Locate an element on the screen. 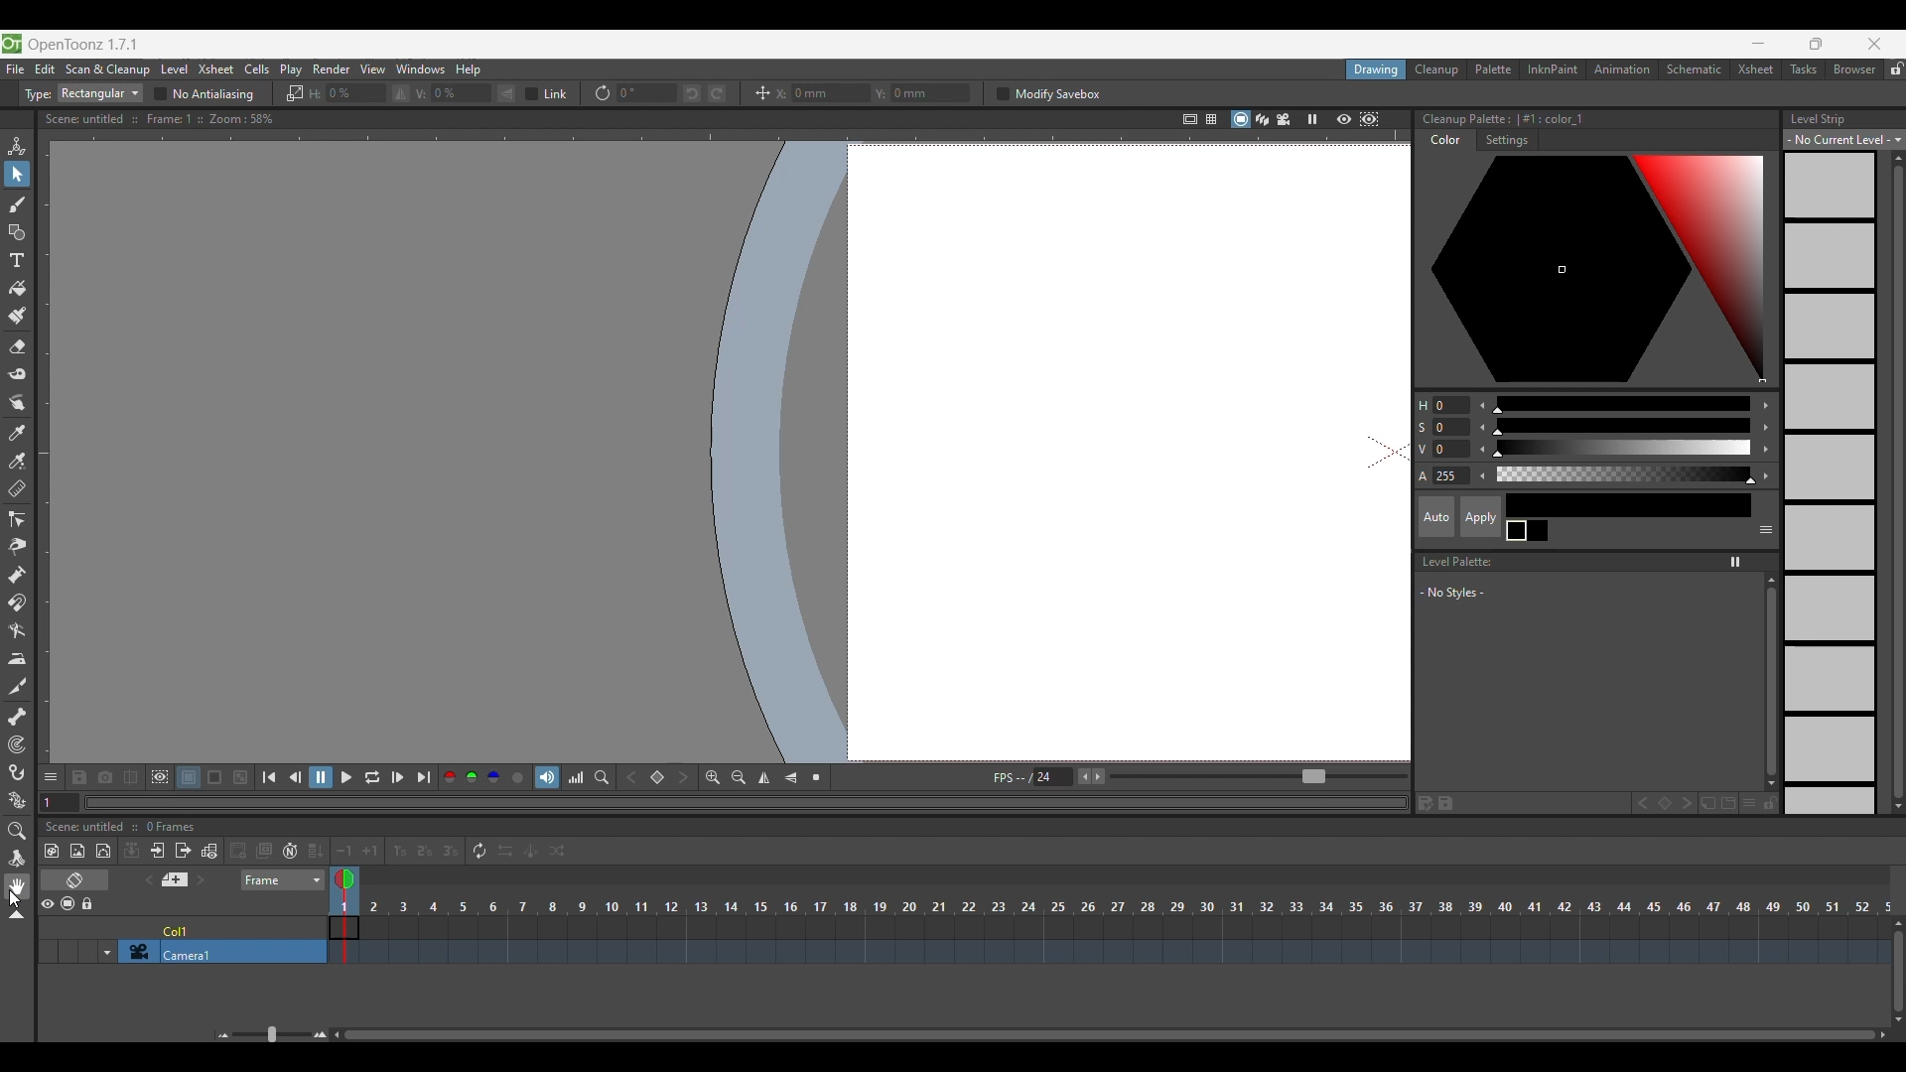 The image size is (1906, 1072). Show interface in smaller tab is located at coordinates (1816, 44).